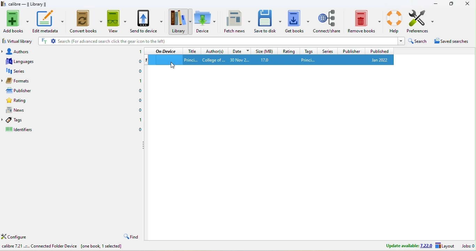  Describe the element at coordinates (24, 129) in the screenshot. I see `identifiers` at that location.